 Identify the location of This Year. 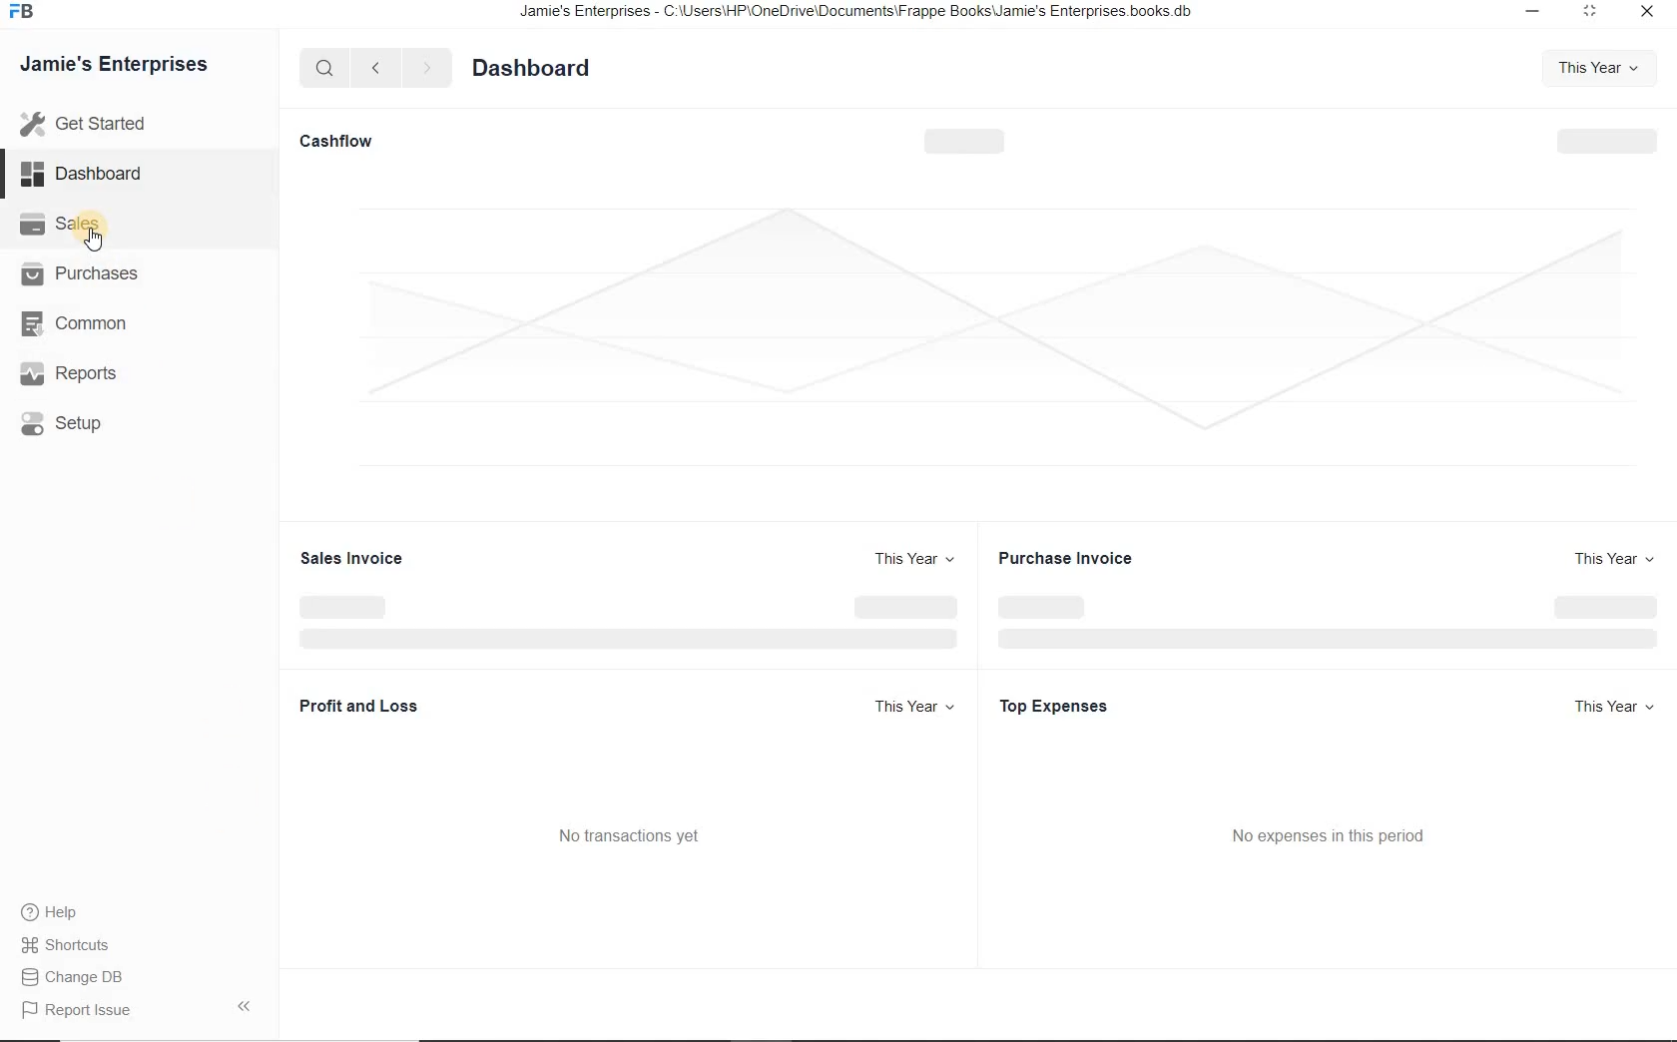
(907, 708).